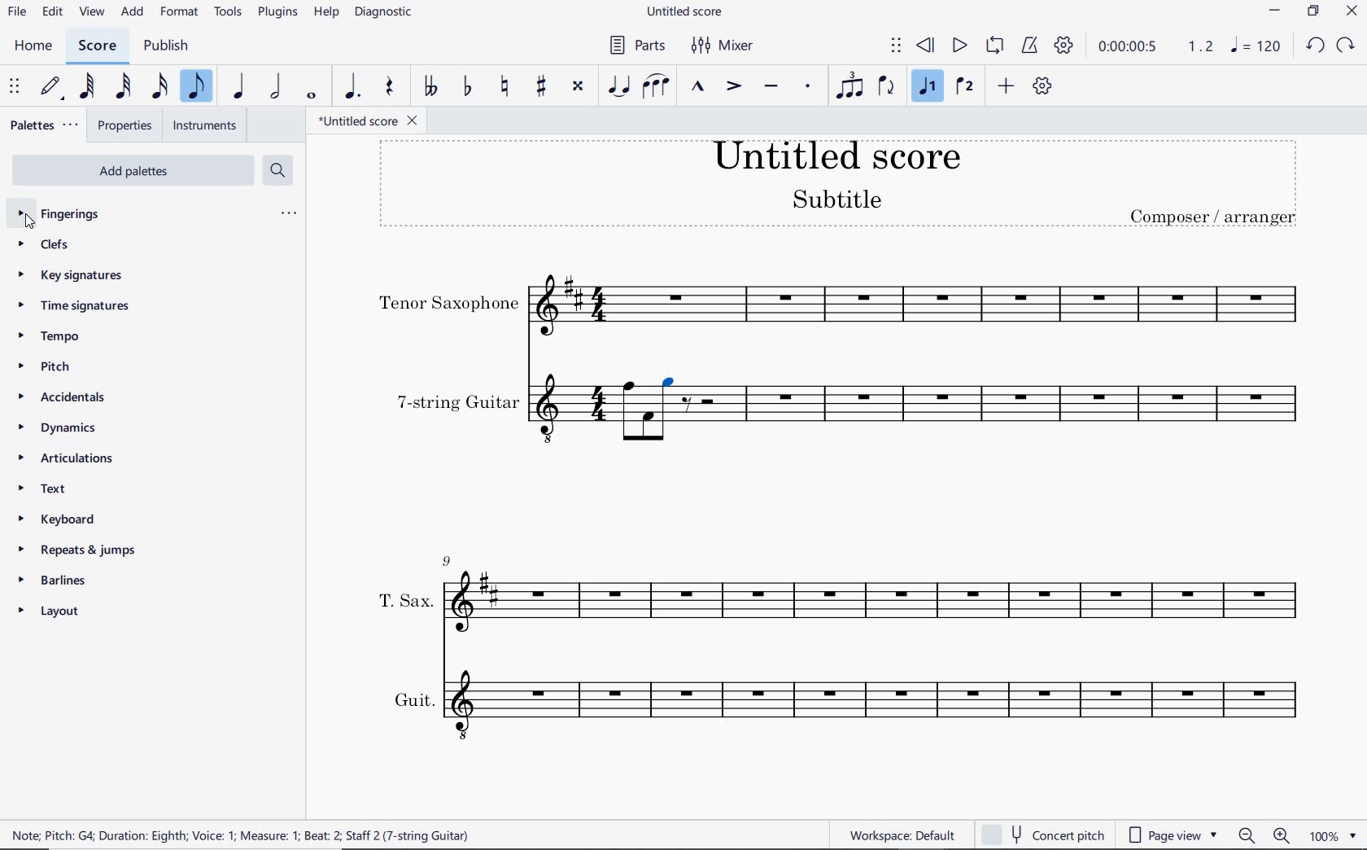  What do you see at coordinates (288, 213) in the screenshot?
I see `ellipsis` at bounding box center [288, 213].